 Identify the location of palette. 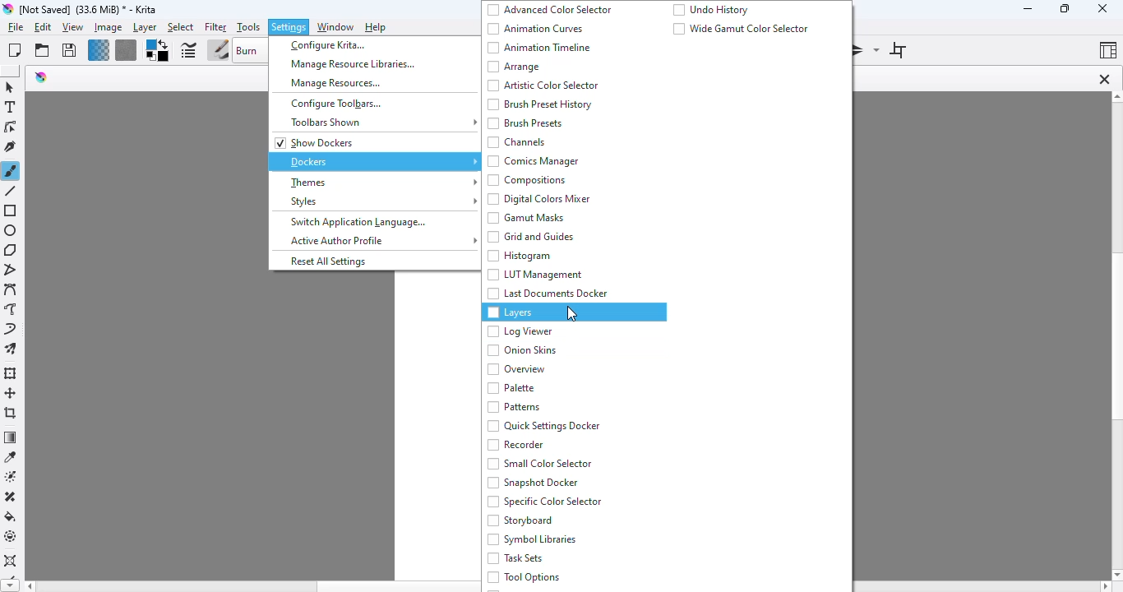
(511, 388).